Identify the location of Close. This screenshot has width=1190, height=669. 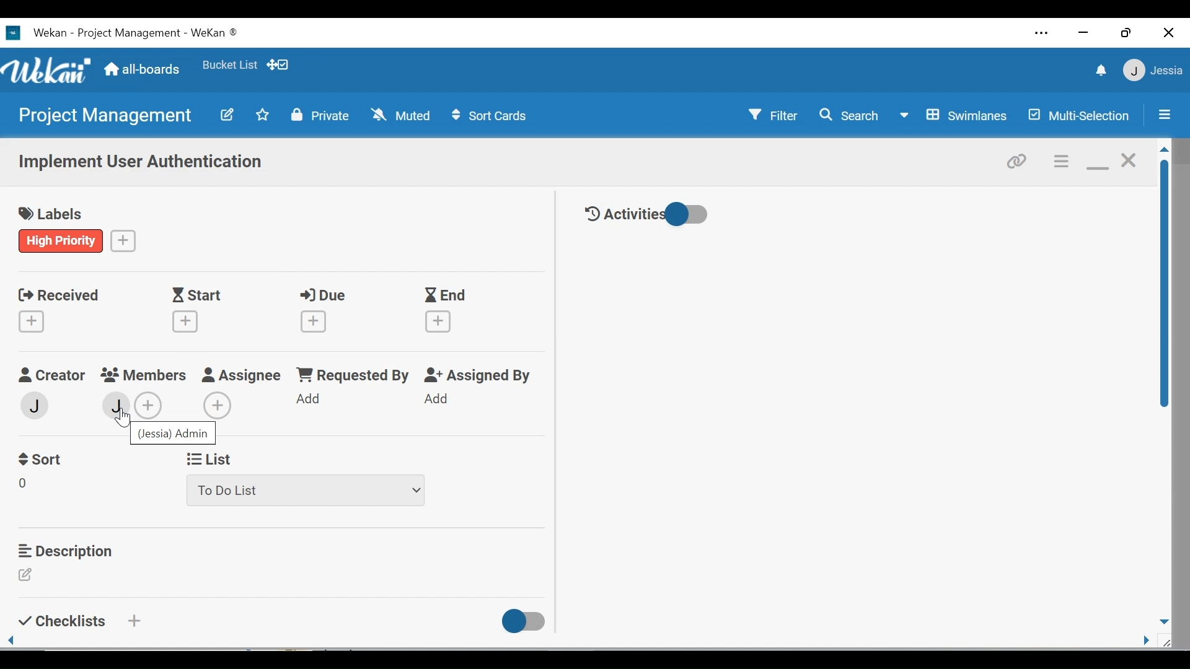
(1167, 33).